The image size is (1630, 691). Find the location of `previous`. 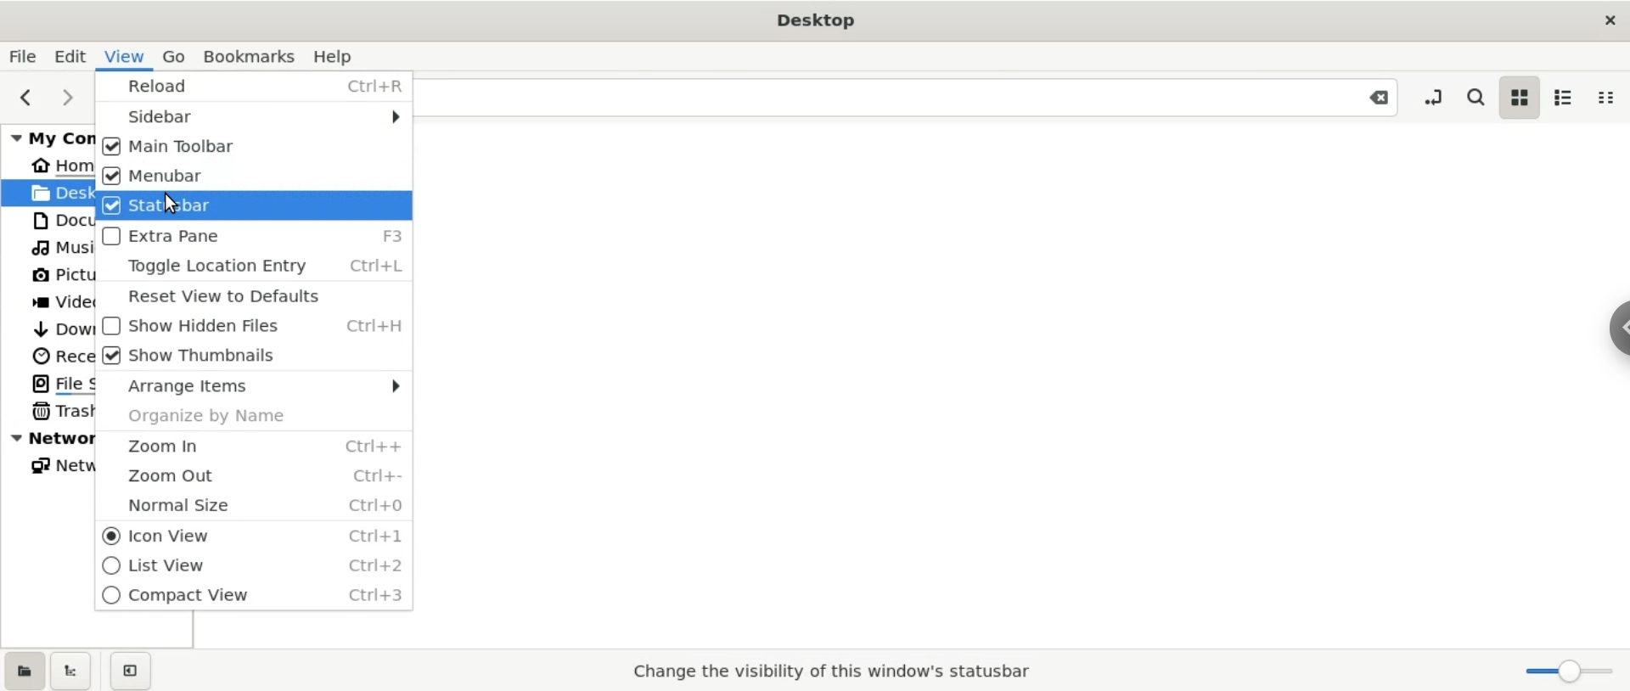

previous is located at coordinates (32, 98).